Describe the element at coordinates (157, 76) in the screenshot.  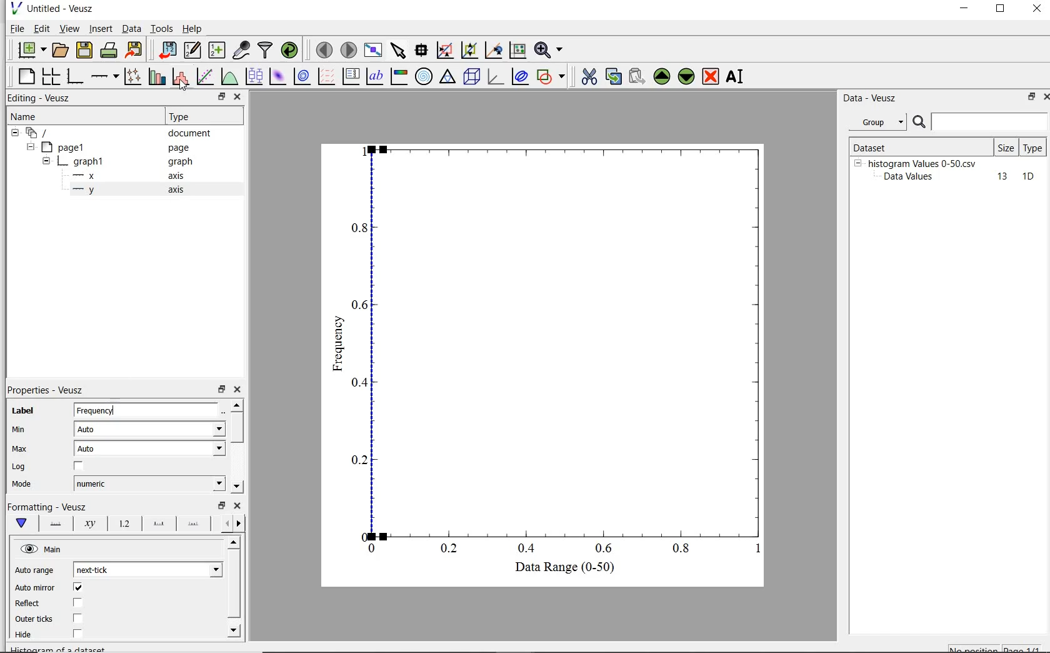
I see `plot bar charts` at that location.